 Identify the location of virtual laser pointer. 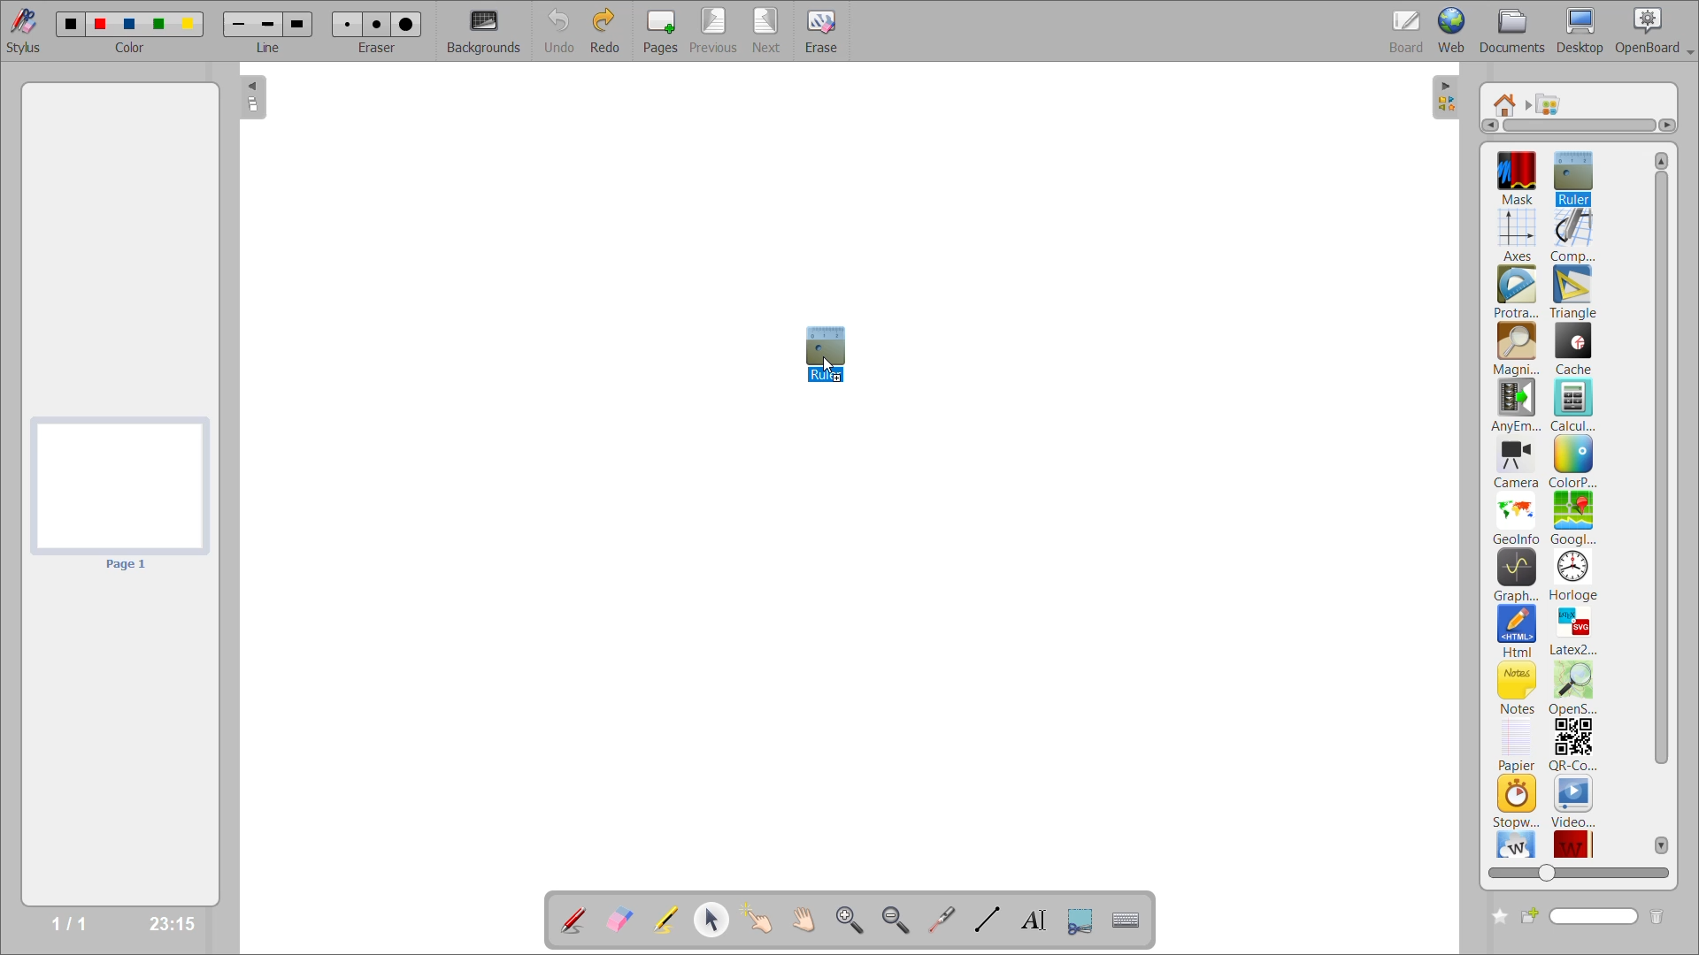
(939, 919).